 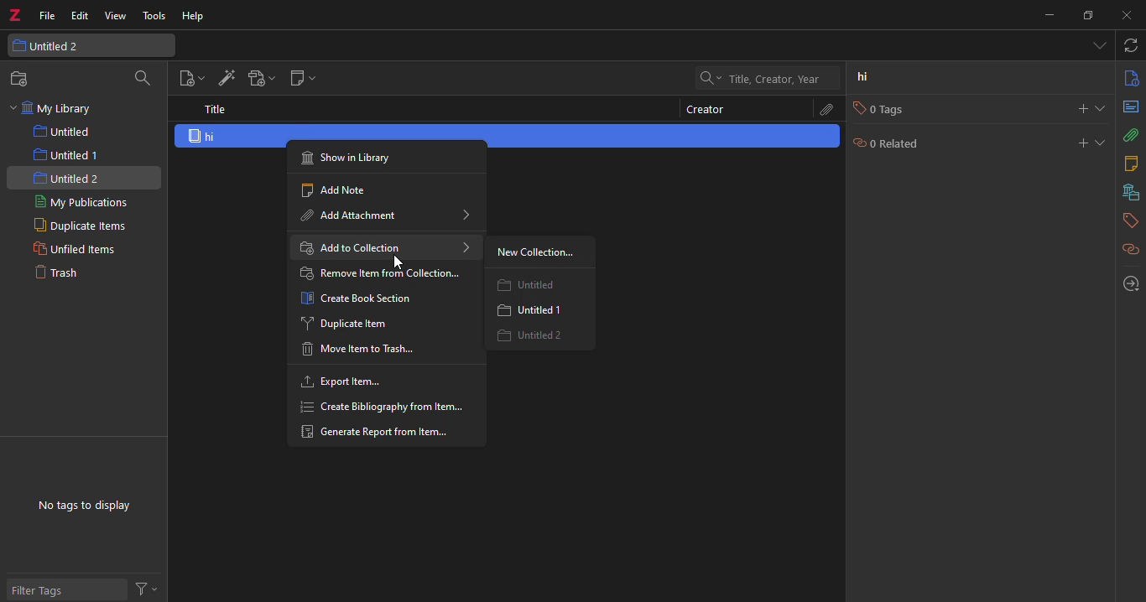 I want to click on create book Section, so click(x=355, y=298).